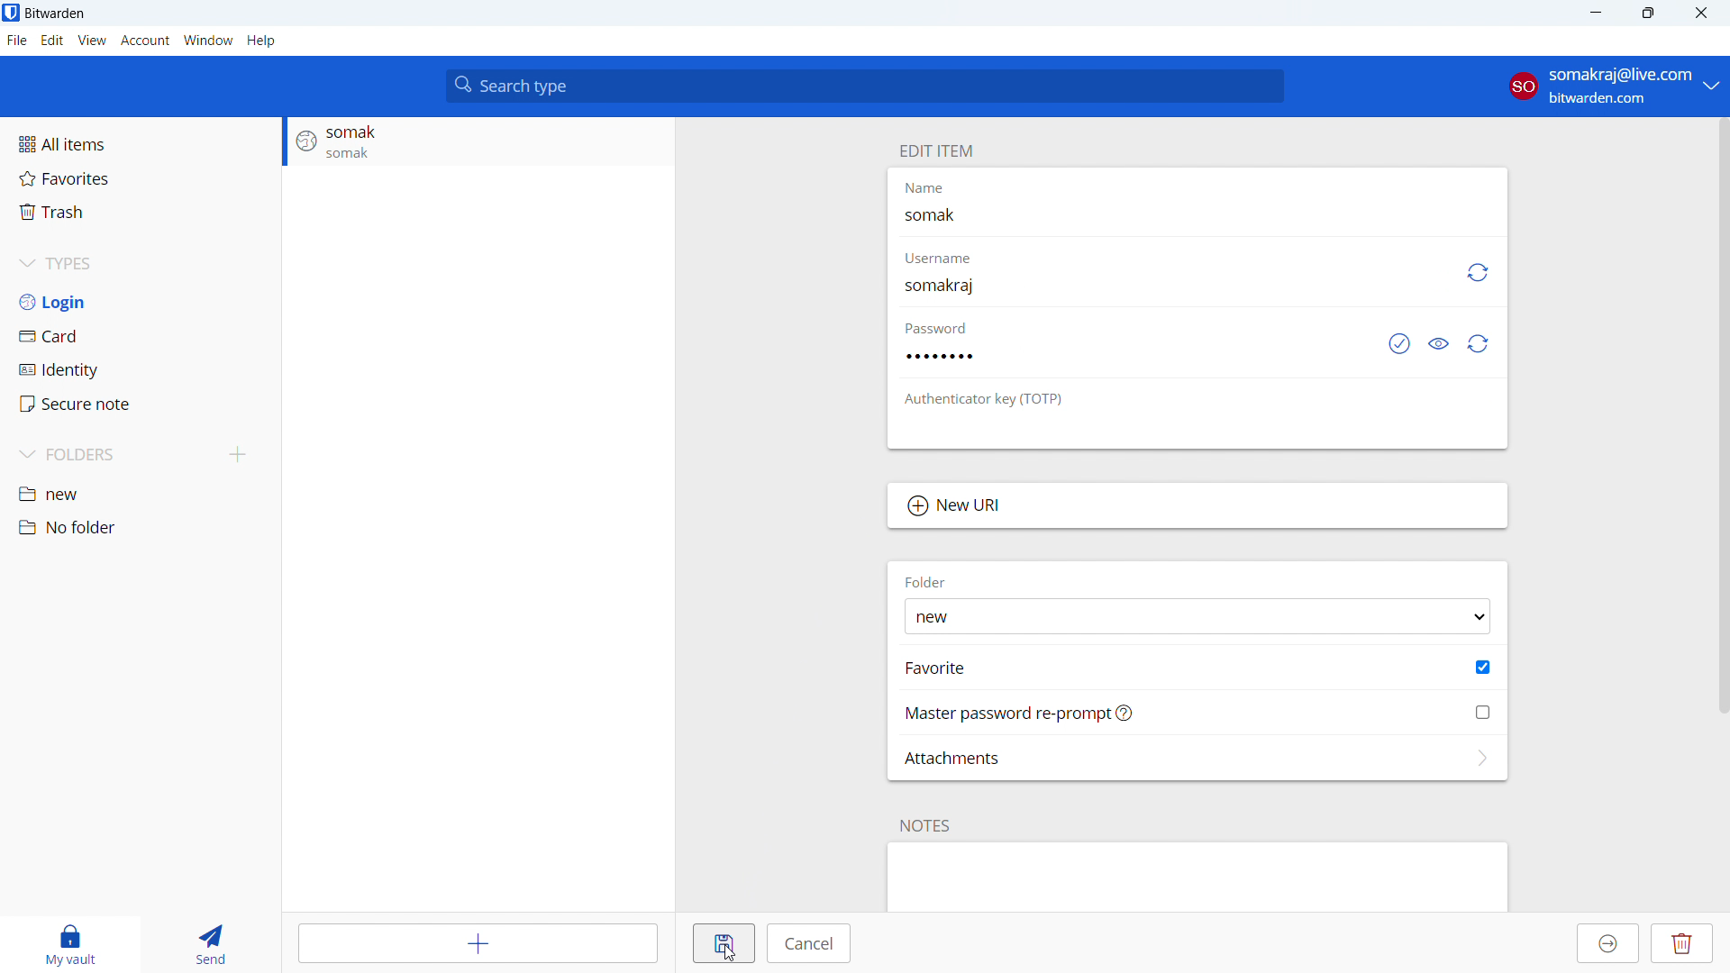 Image resolution: width=1730 pixels, height=973 pixels. Describe the element at coordinates (927, 825) in the screenshot. I see `NOTES` at that location.